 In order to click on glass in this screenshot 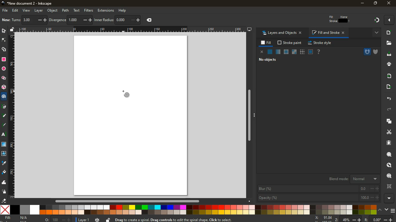, I will do `click(4, 145)`.